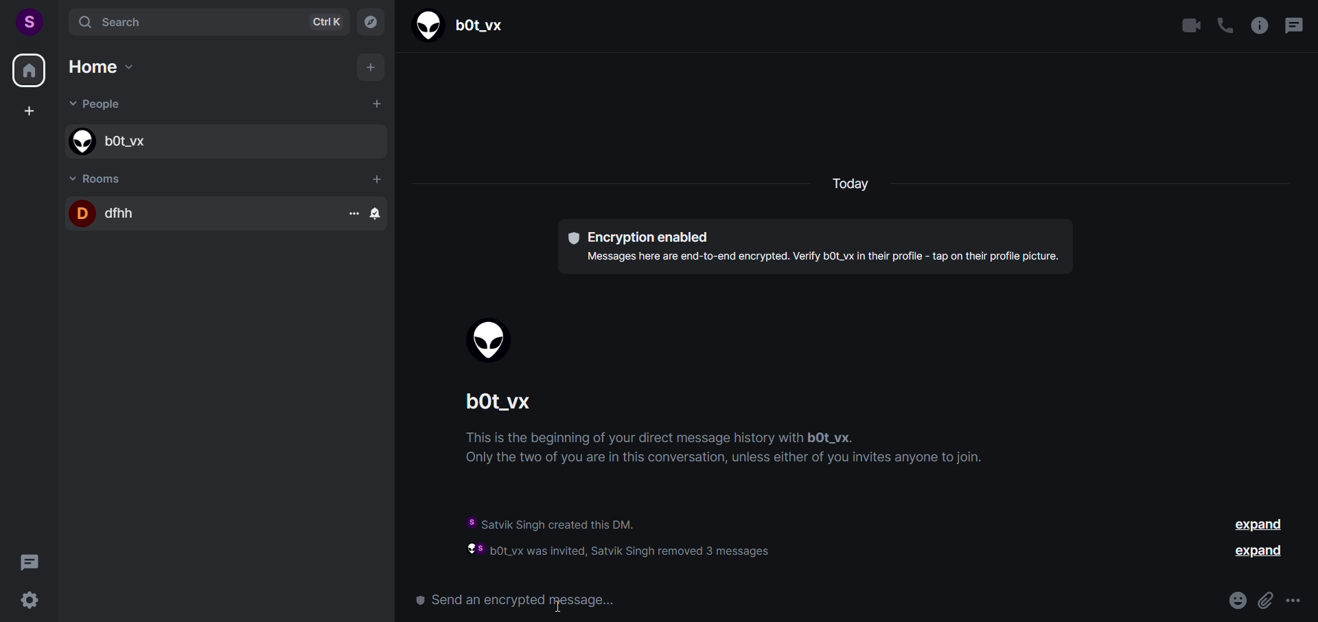 The height and width of the screenshot is (622, 1318). I want to click on explore, so click(370, 21).